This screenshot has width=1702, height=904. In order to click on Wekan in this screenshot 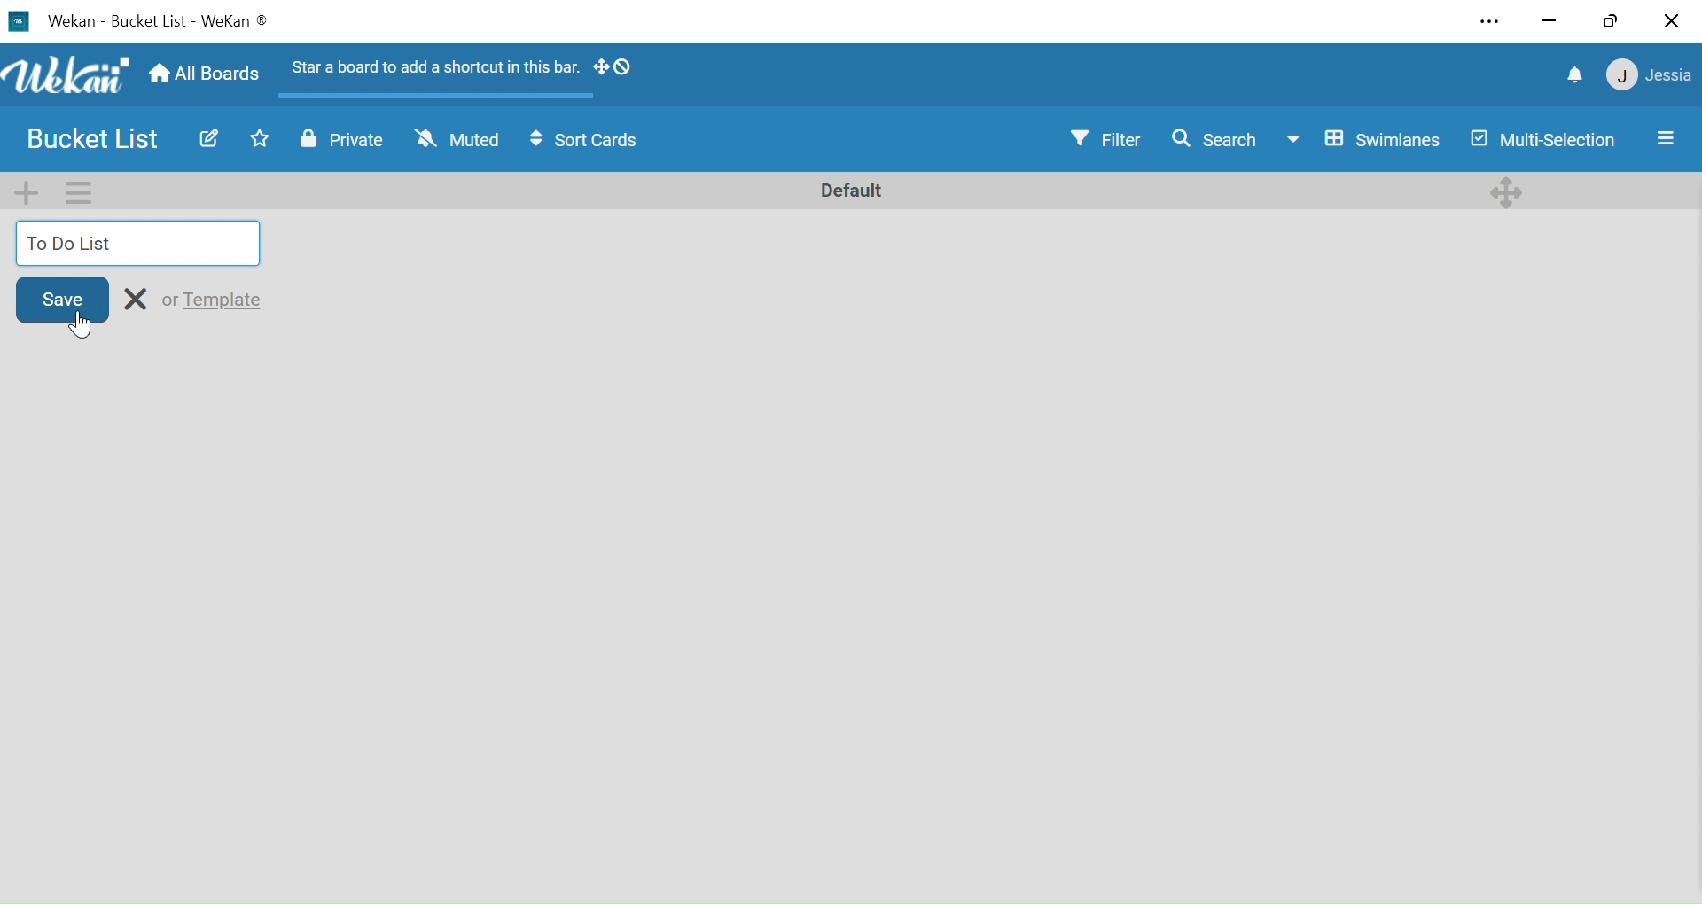, I will do `click(71, 21)`.